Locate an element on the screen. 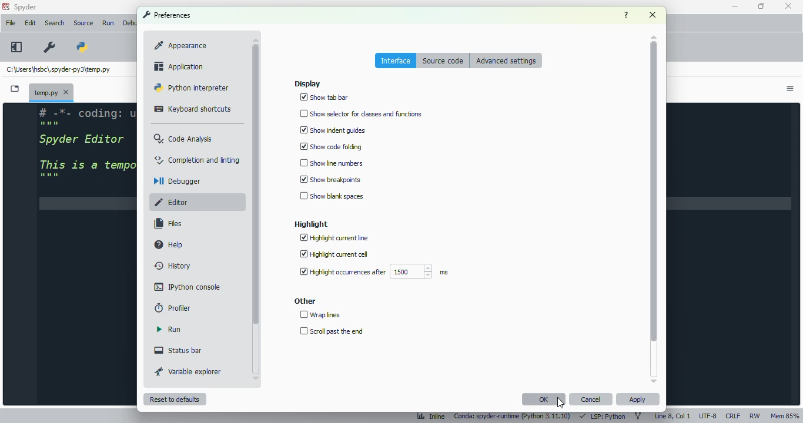 The width and height of the screenshot is (803, 423). temporary file is located at coordinates (58, 70).